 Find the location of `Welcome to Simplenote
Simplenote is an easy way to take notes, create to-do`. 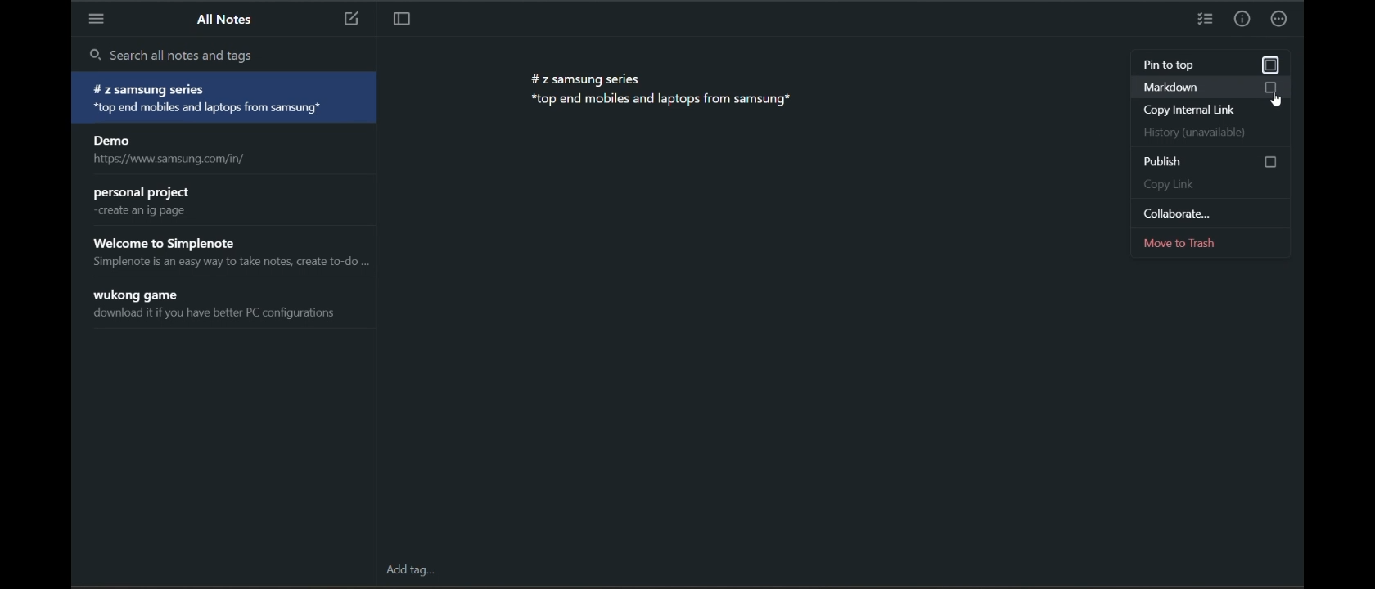

Welcome to Simplenote
Simplenote is an easy way to take notes, create to-do is located at coordinates (229, 254).